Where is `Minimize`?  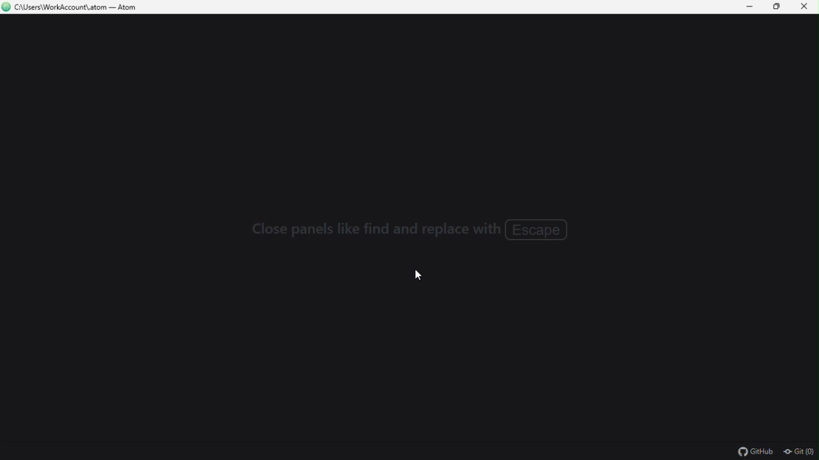 Minimize is located at coordinates (747, 8).